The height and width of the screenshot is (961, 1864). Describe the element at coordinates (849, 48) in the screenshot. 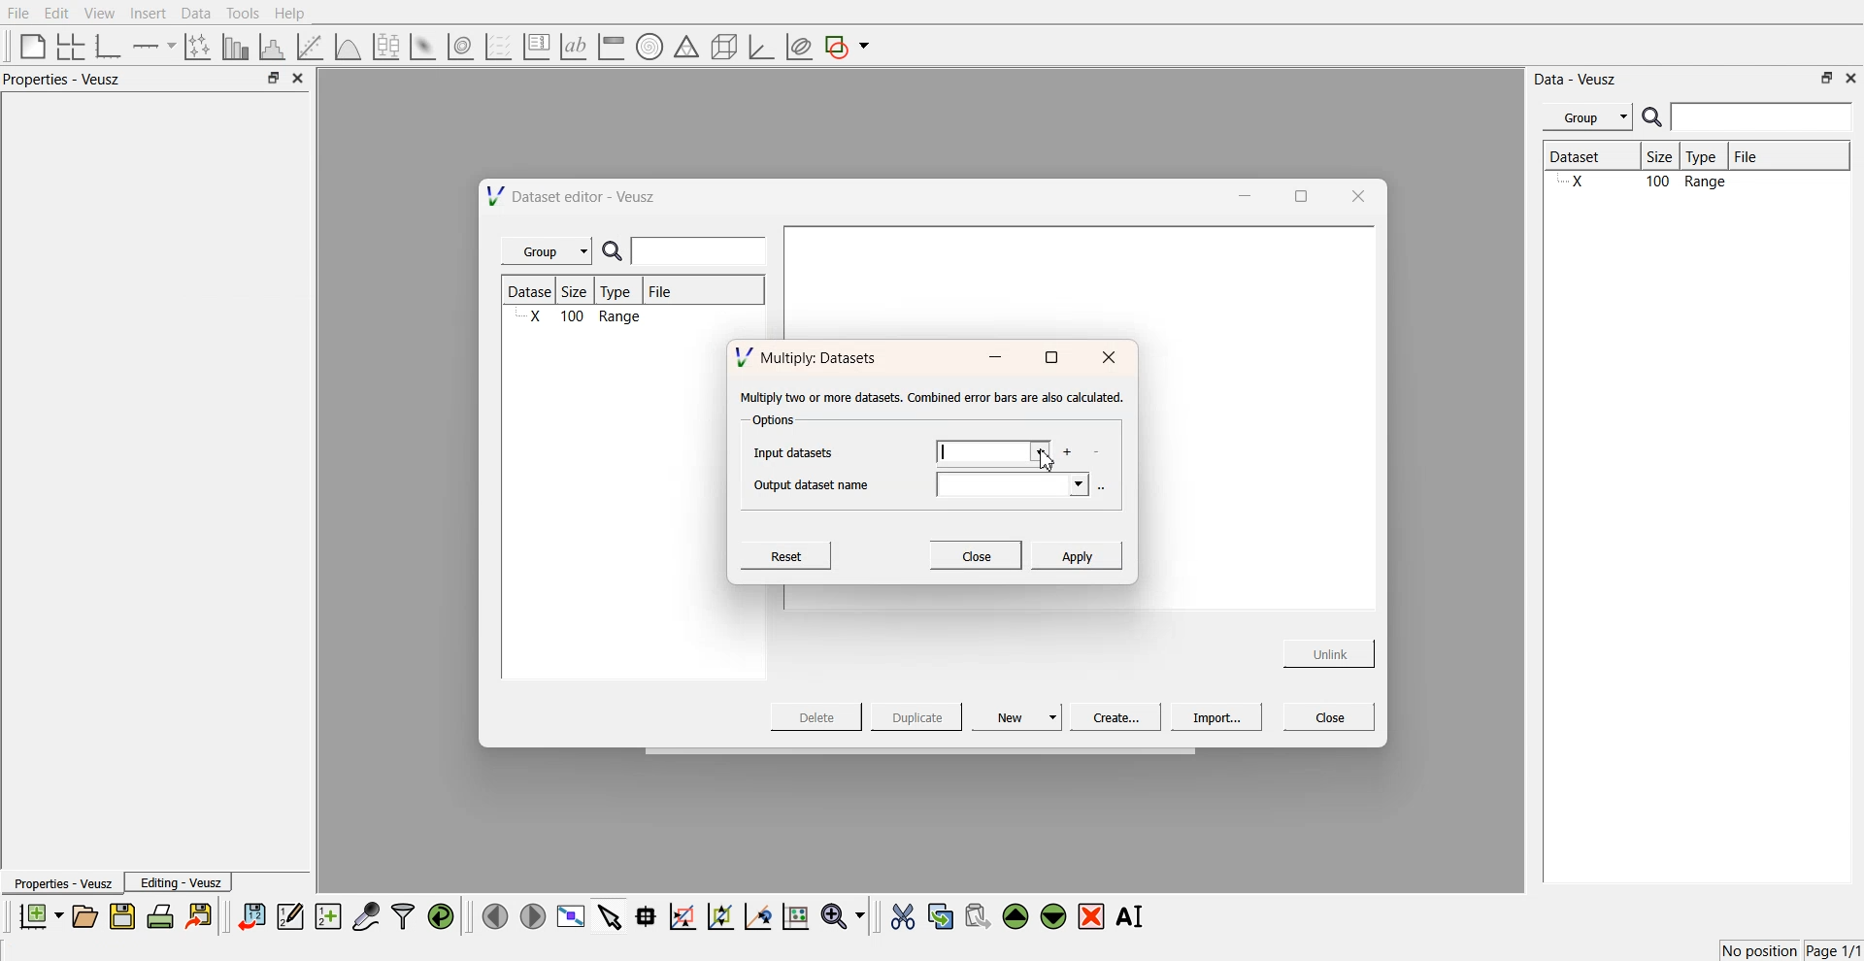

I see `add a shape` at that location.